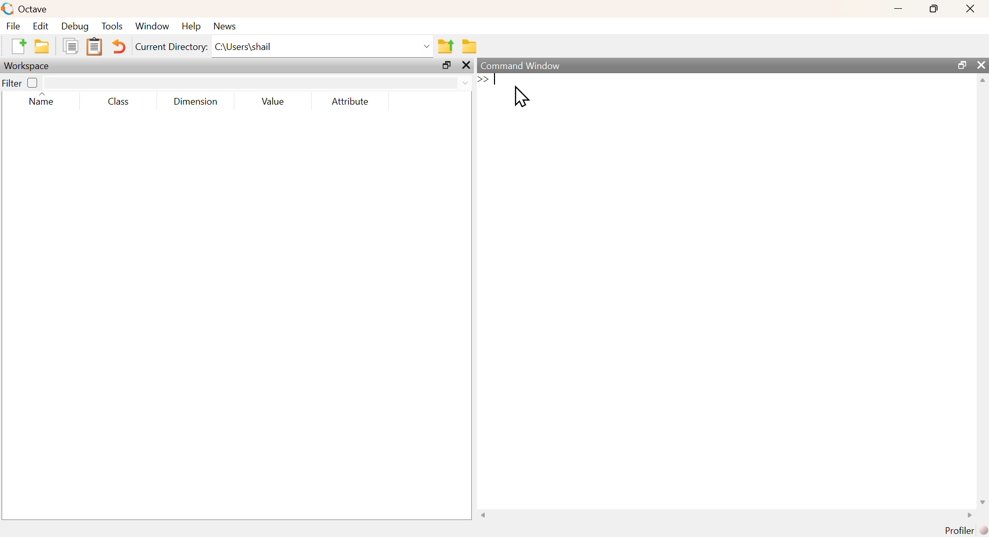 The width and height of the screenshot is (989, 537). What do you see at coordinates (21, 46) in the screenshot?
I see `New Script` at bounding box center [21, 46].